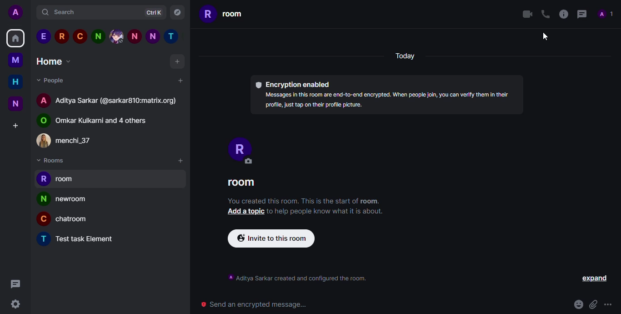 Image resolution: width=621 pixels, height=314 pixels. What do you see at coordinates (295, 84) in the screenshot?
I see `encryption enabled` at bounding box center [295, 84].